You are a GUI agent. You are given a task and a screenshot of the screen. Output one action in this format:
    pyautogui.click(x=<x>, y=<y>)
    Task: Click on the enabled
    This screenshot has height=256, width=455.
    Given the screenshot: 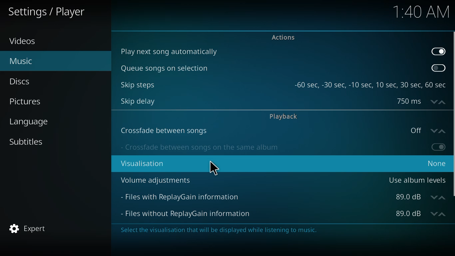 What is the action you would take?
    pyautogui.click(x=438, y=51)
    